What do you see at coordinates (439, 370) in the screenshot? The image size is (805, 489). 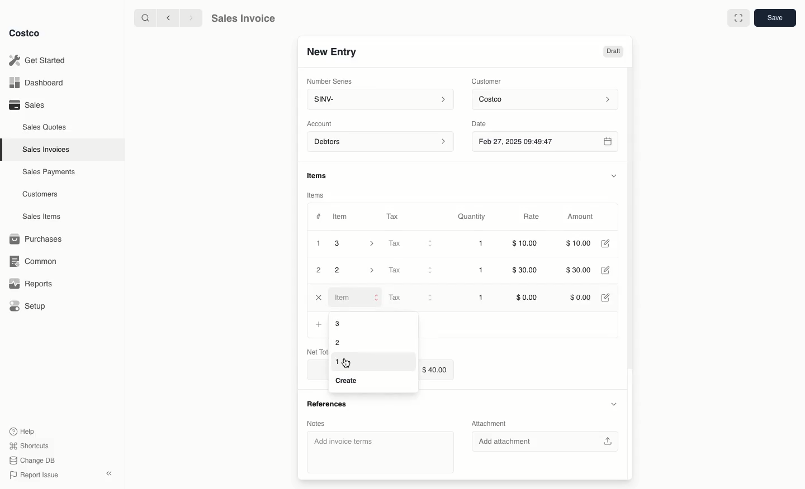 I see `$40.00` at bounding box center [439, 370].